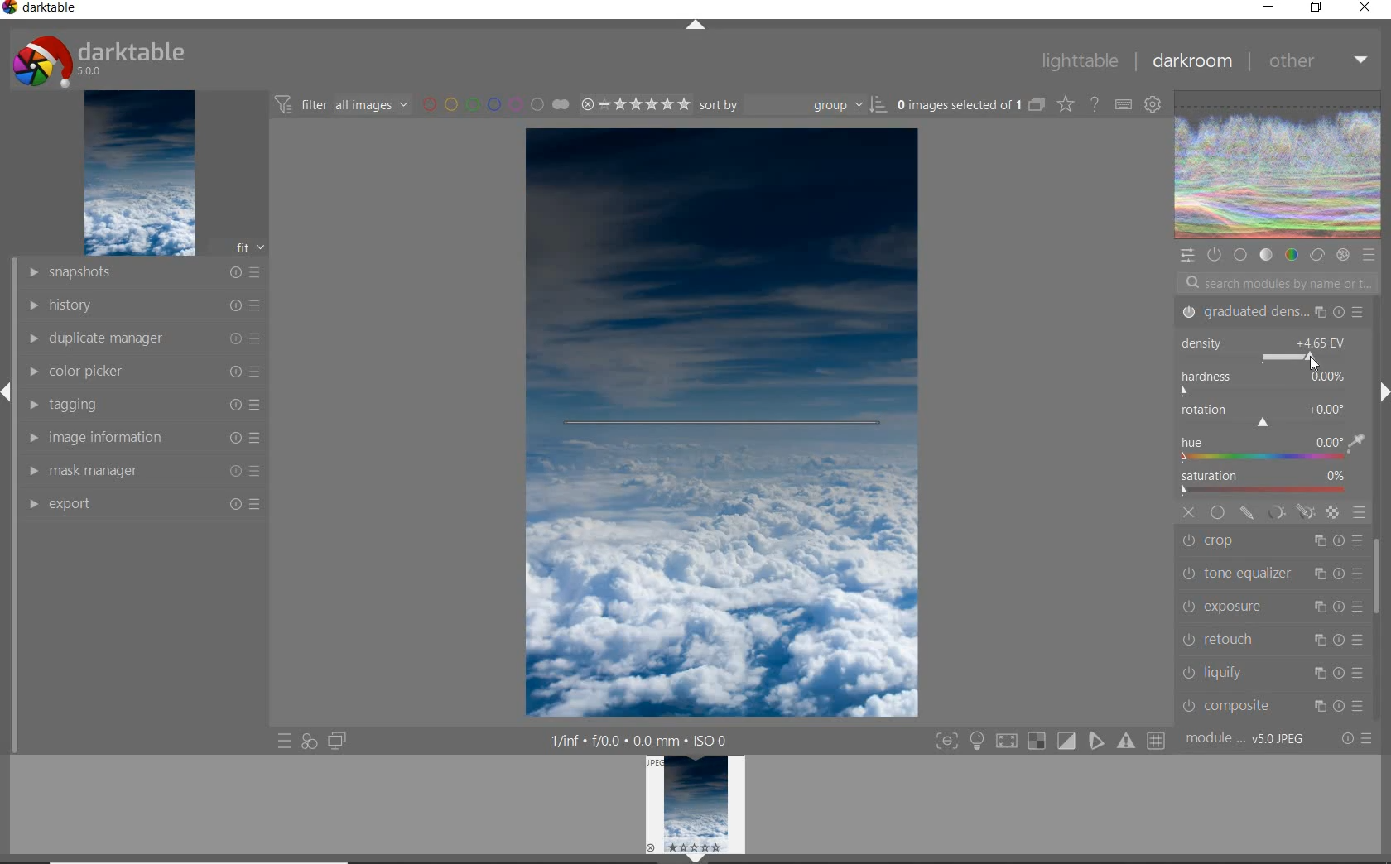 Image resolution: width=1391 pixels, height=864 pixels. What do you see at coordinates (1273, 542) in the screenshot?
I see `crop` at bounding box center [1273, 542].